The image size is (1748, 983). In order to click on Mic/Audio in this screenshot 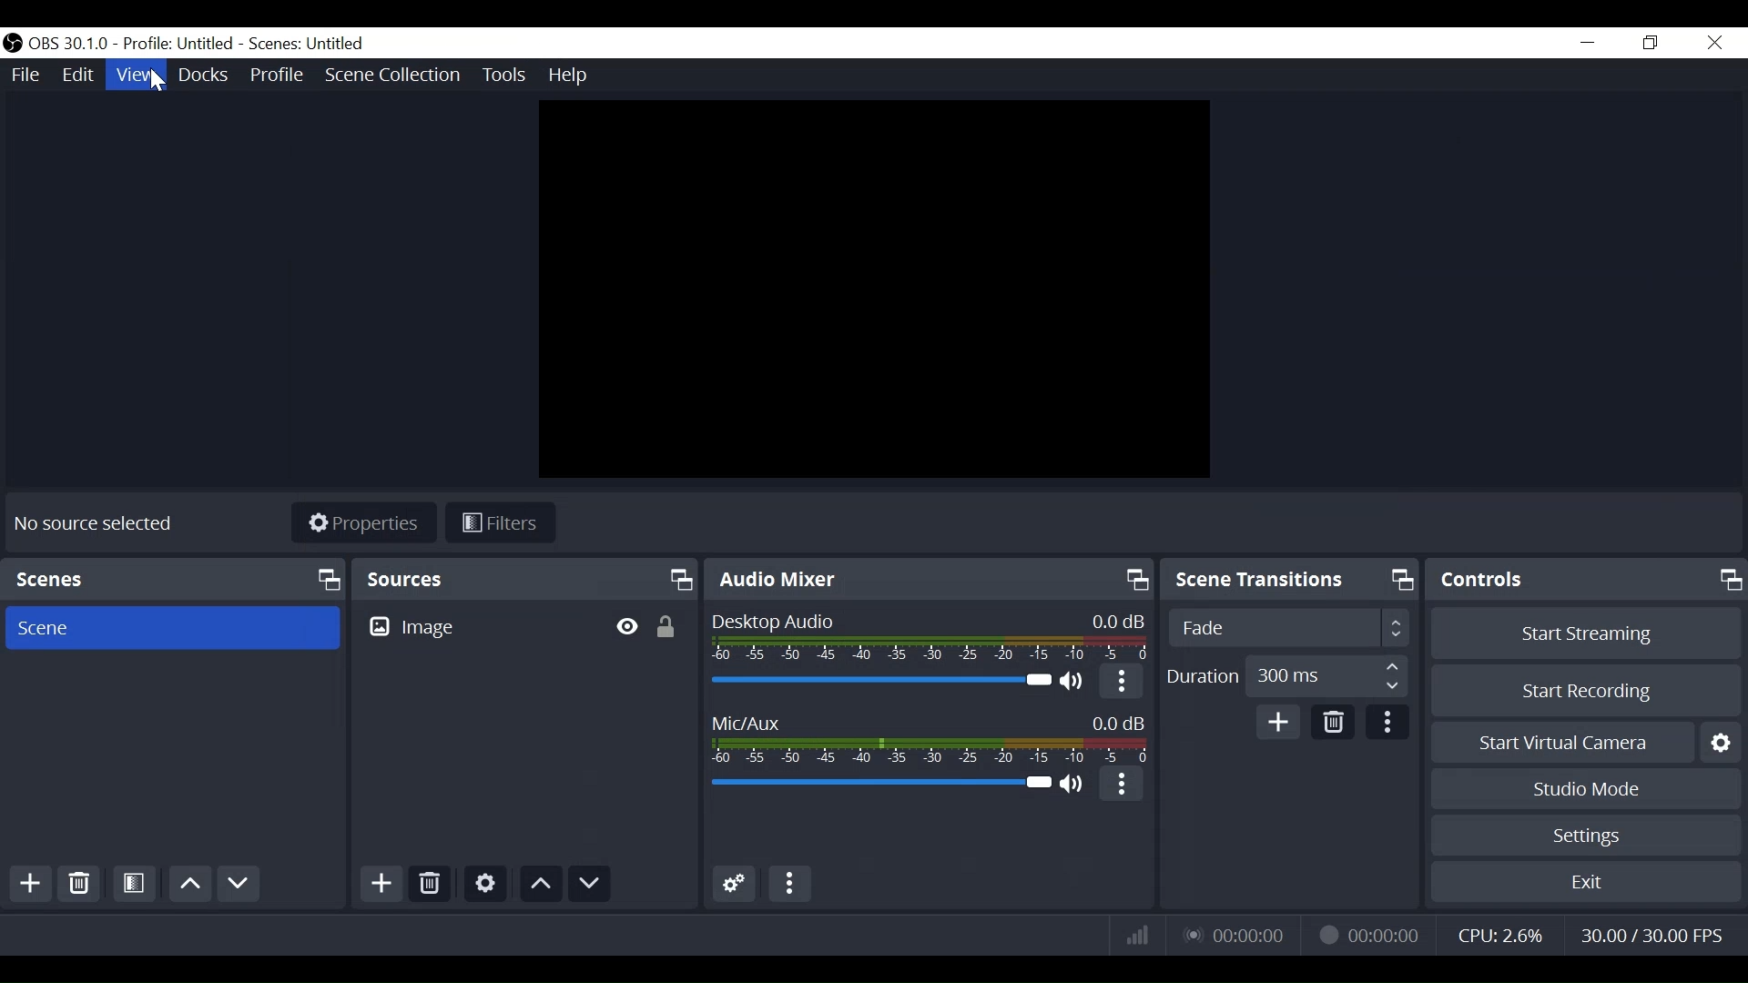, I will do `click(882, 785)`.